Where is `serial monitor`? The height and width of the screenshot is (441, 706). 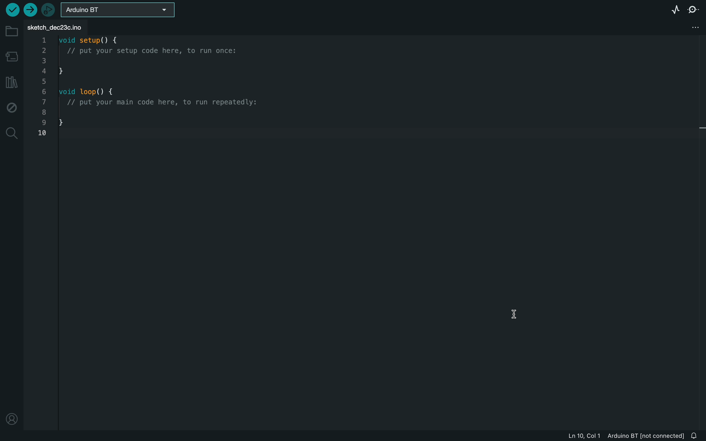
serial monitor is located at coordinates (692, 9).